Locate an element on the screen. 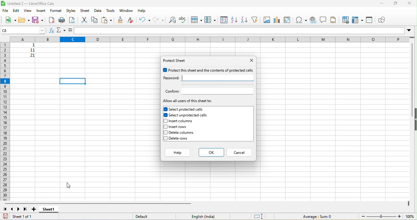 The width and height of the screenshot is (417, 220). function wizard is located at coordinates (52, 31).